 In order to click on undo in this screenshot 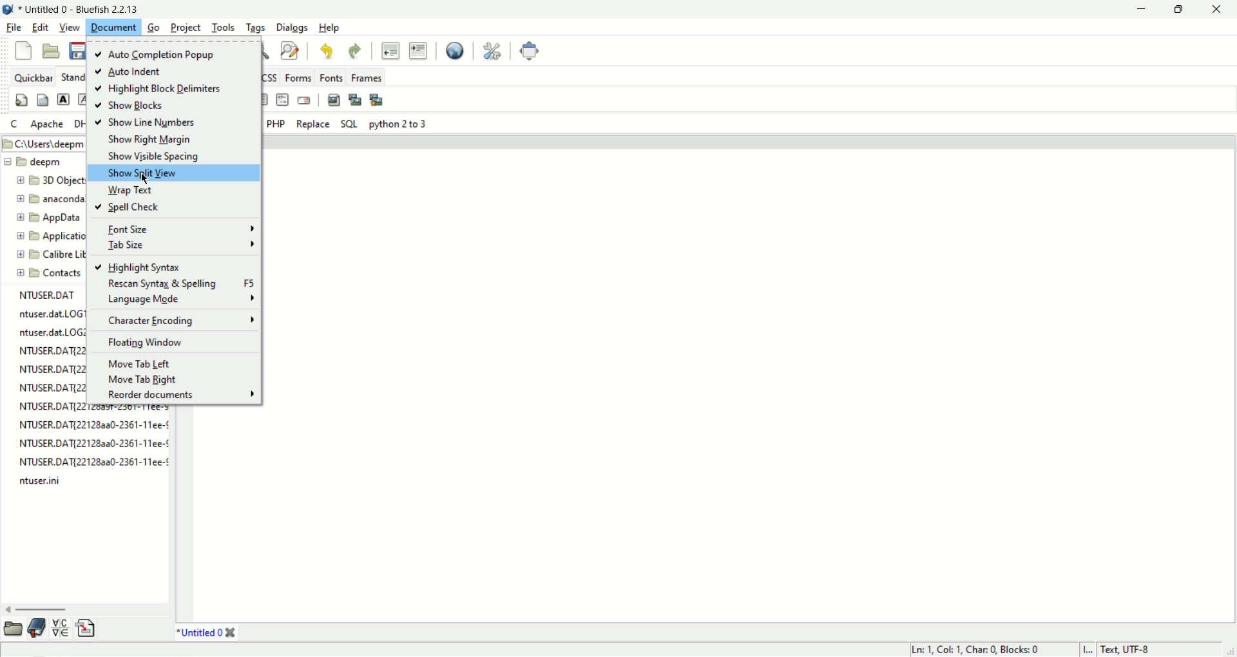, I will do `click(328, 51)`.